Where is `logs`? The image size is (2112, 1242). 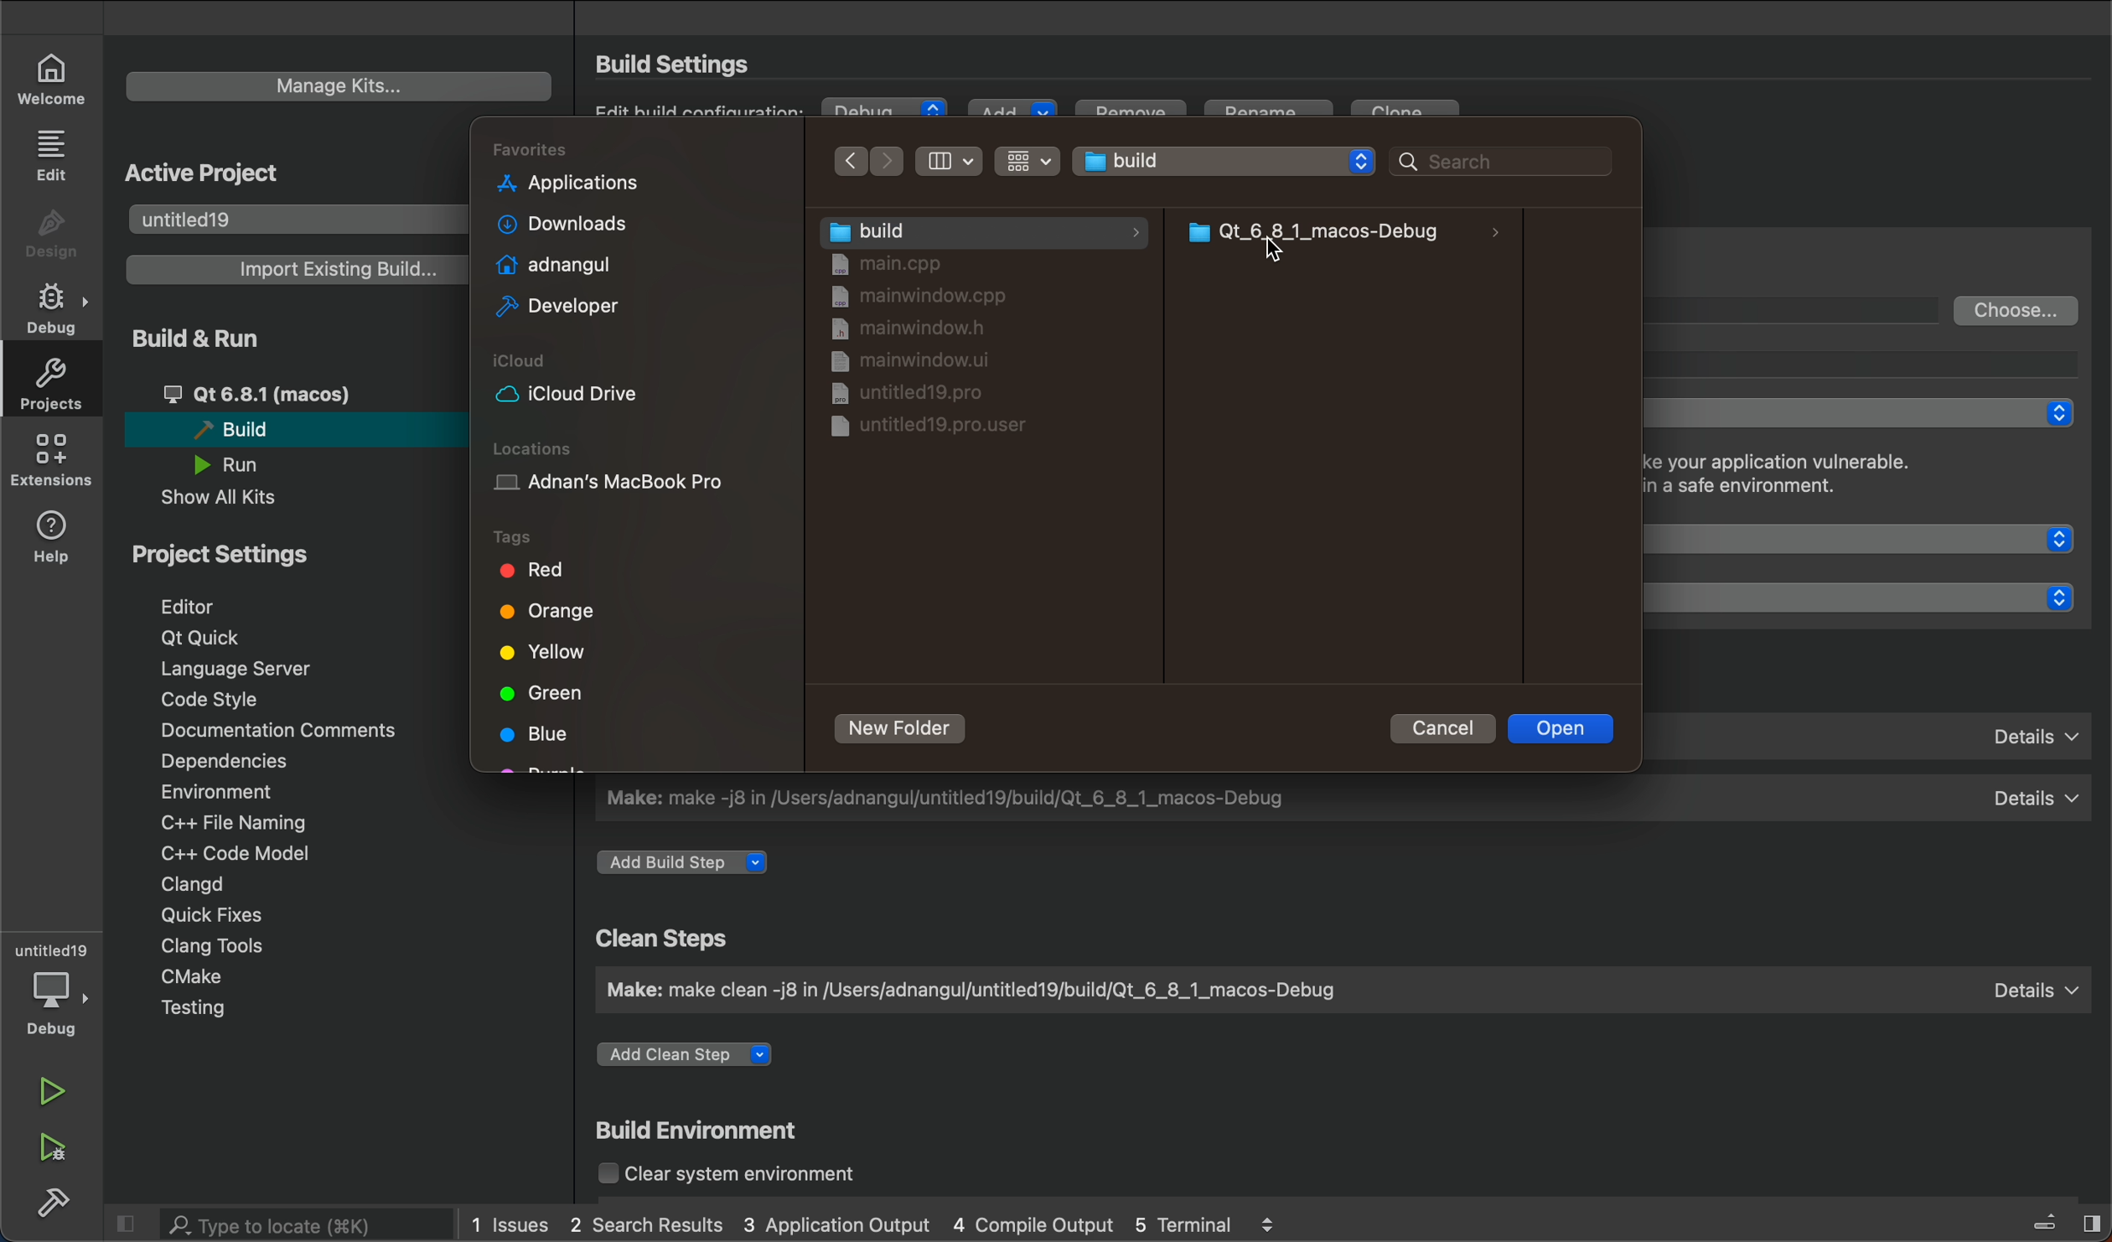 logs is located at coordinates (874, 1225).